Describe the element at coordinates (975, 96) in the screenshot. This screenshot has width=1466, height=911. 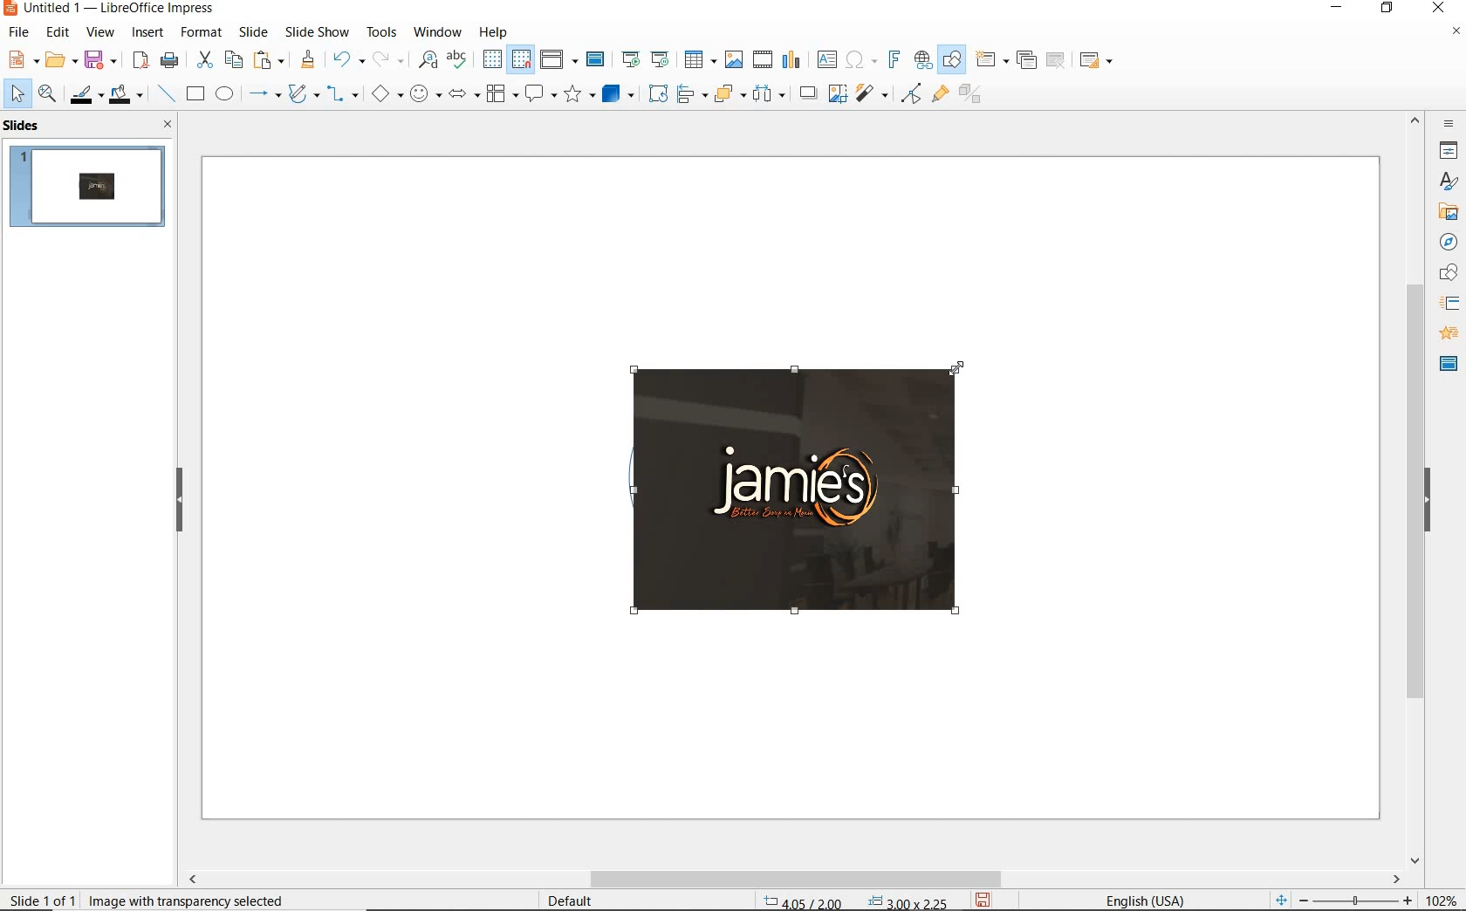
I see `toggle extrusion` at that location.